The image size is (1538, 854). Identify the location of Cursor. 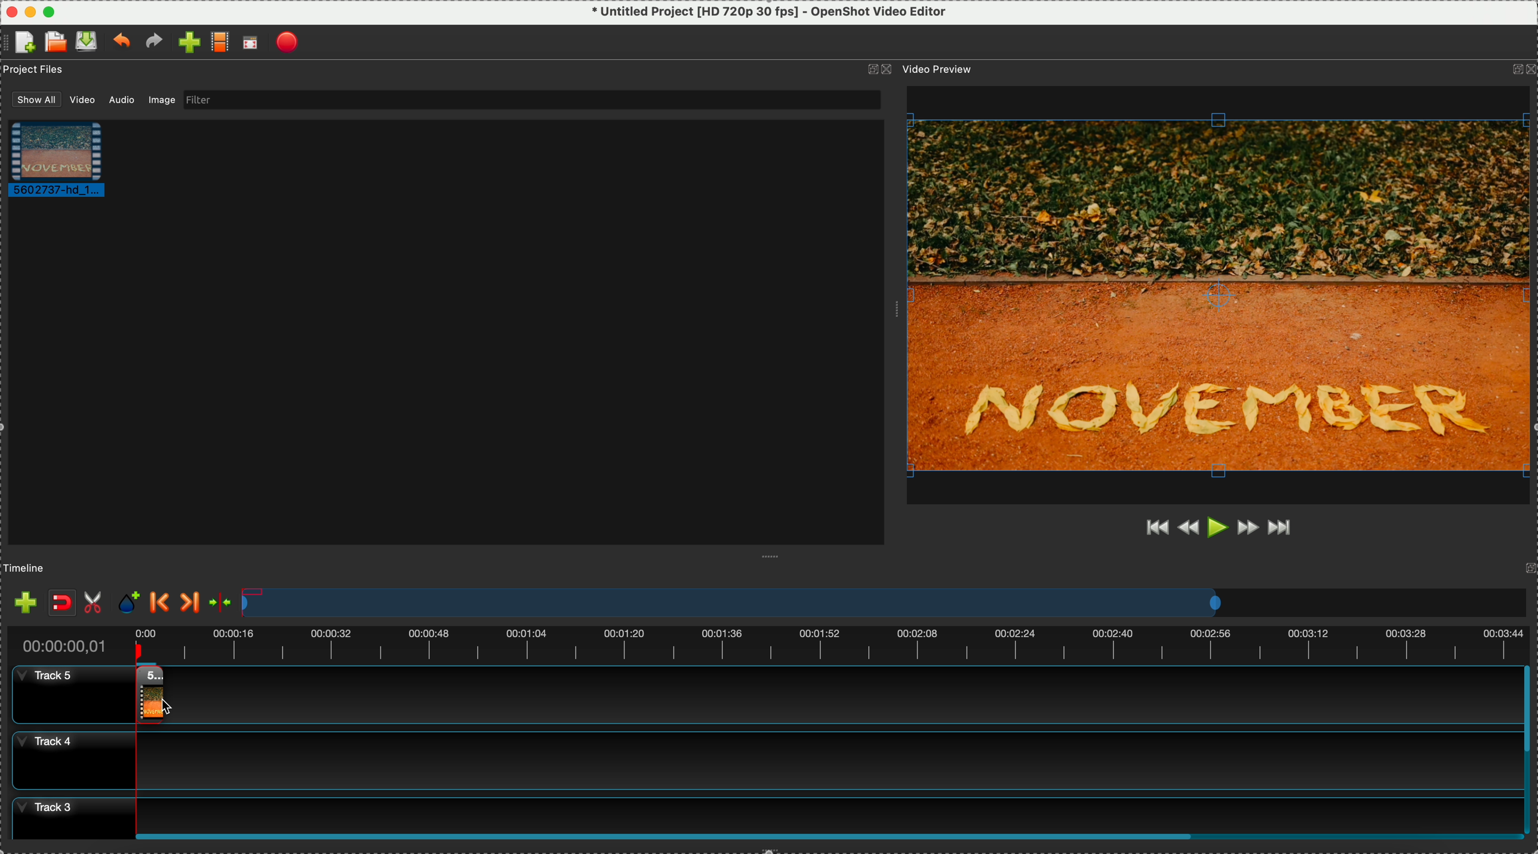
(136, 696).